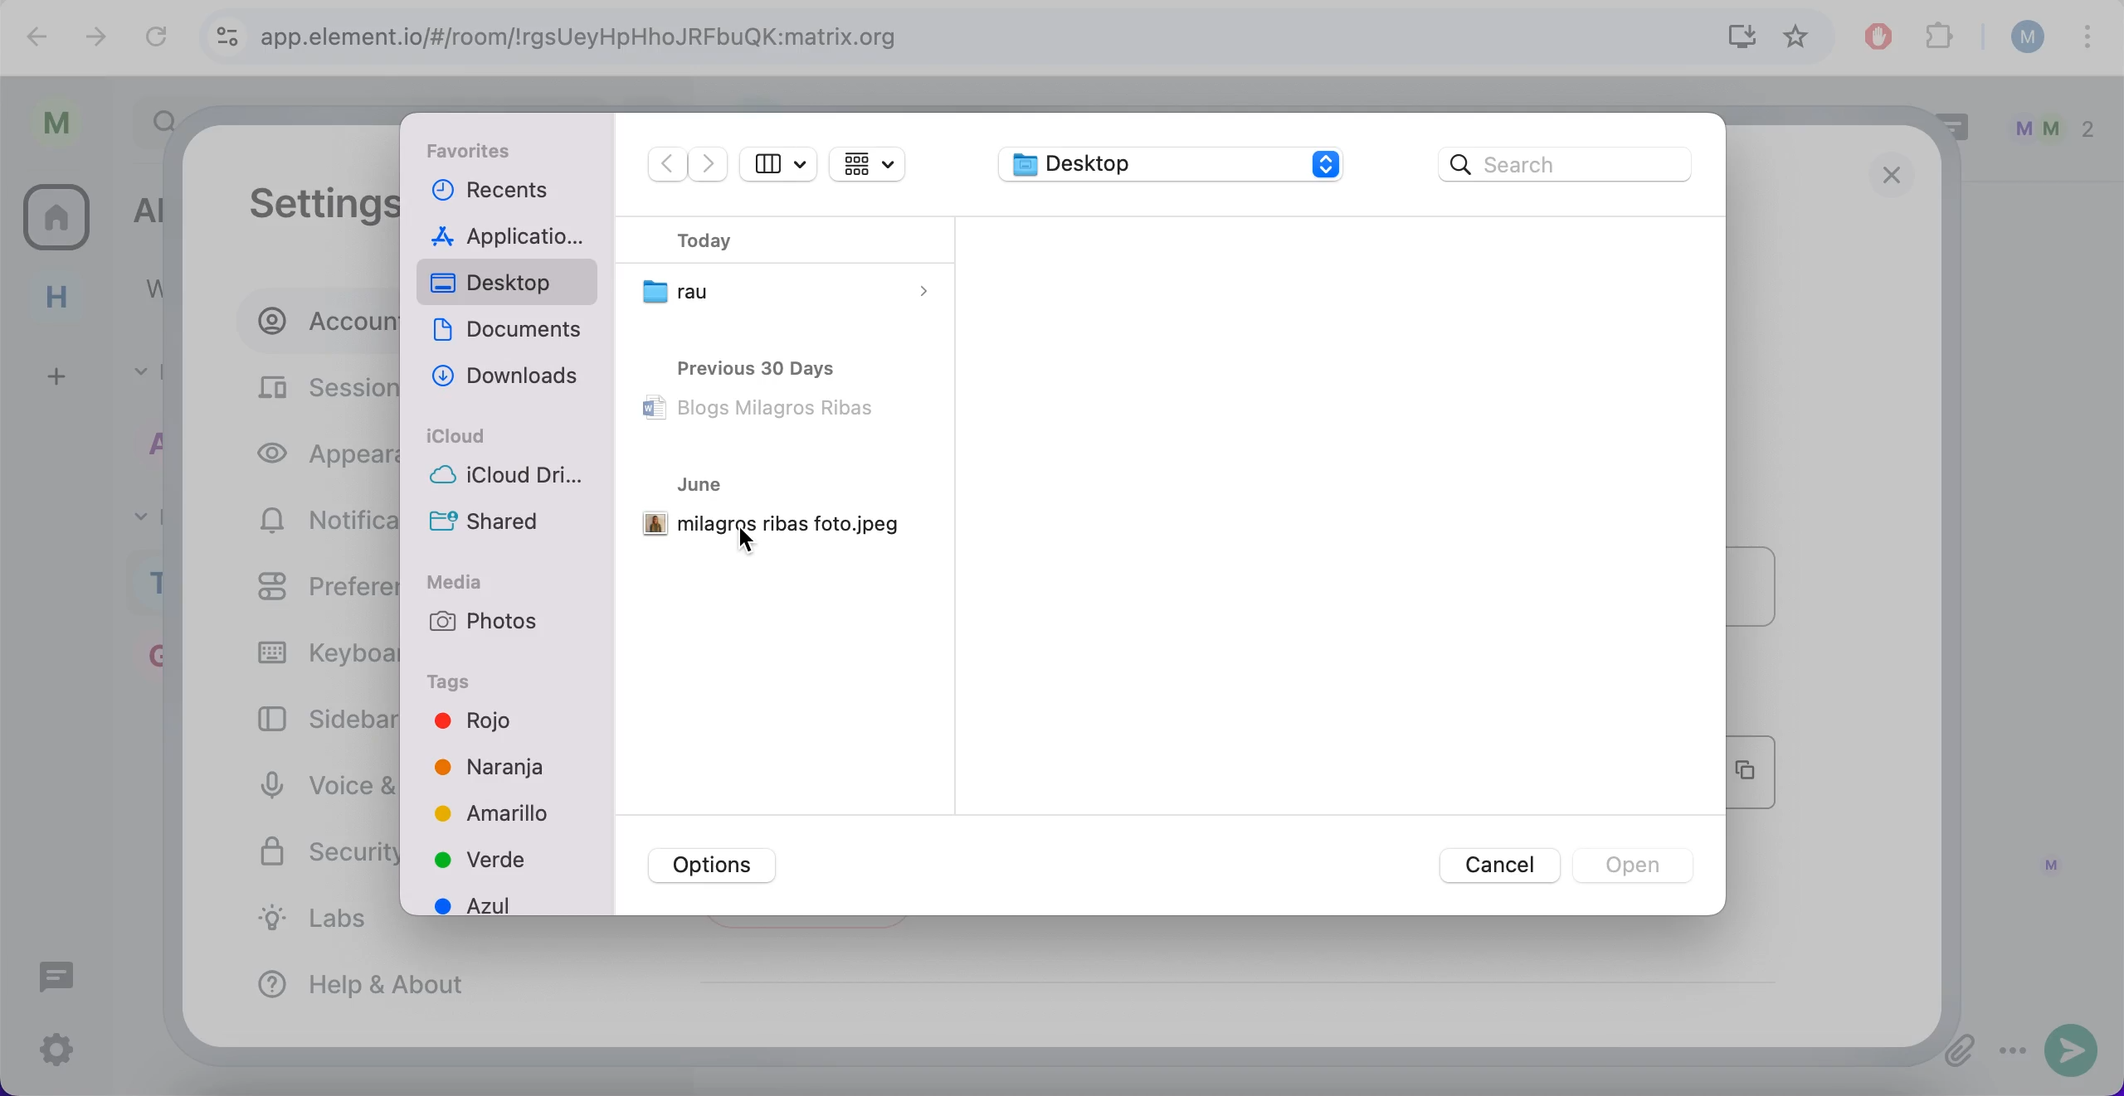  I want to click on downloads, so click(509, 382).